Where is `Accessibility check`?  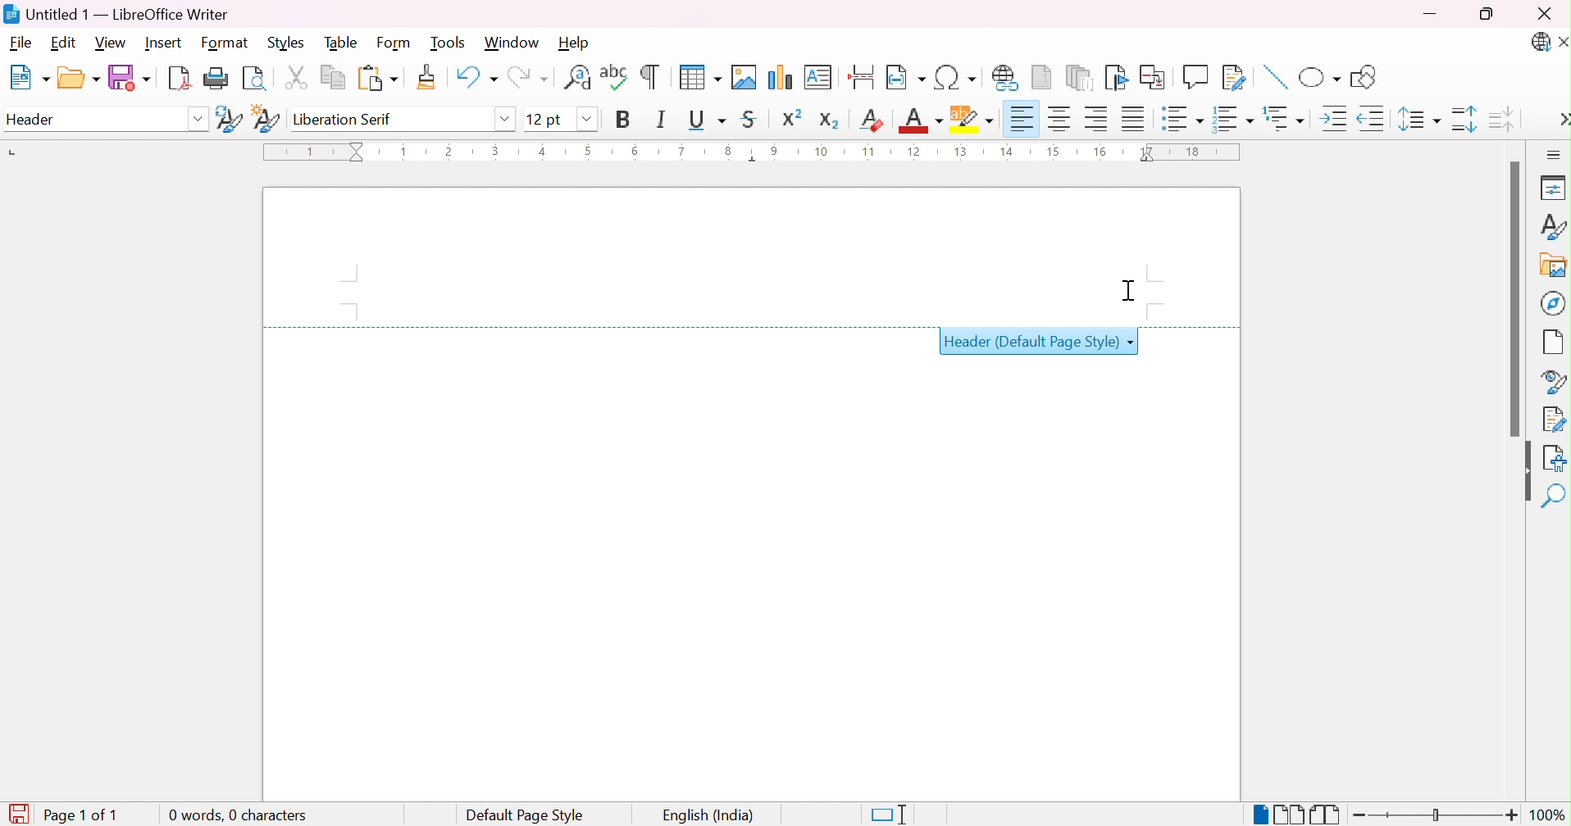
Accessibility check is located at coordinates (1555, 456).